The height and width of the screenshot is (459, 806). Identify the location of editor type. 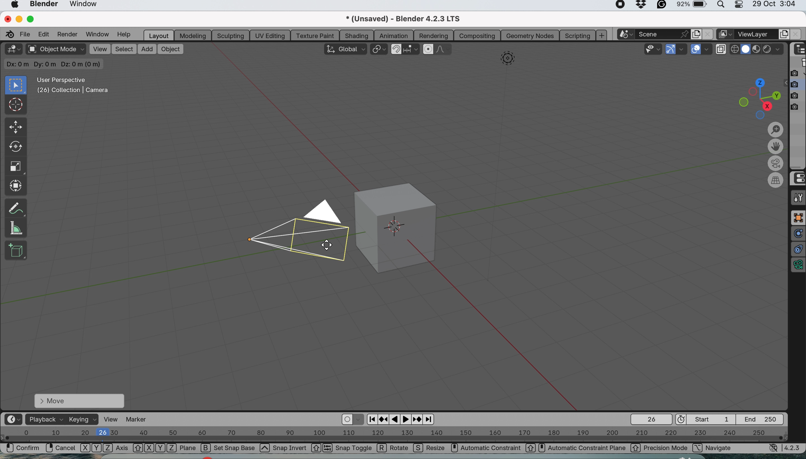
(13, 419).